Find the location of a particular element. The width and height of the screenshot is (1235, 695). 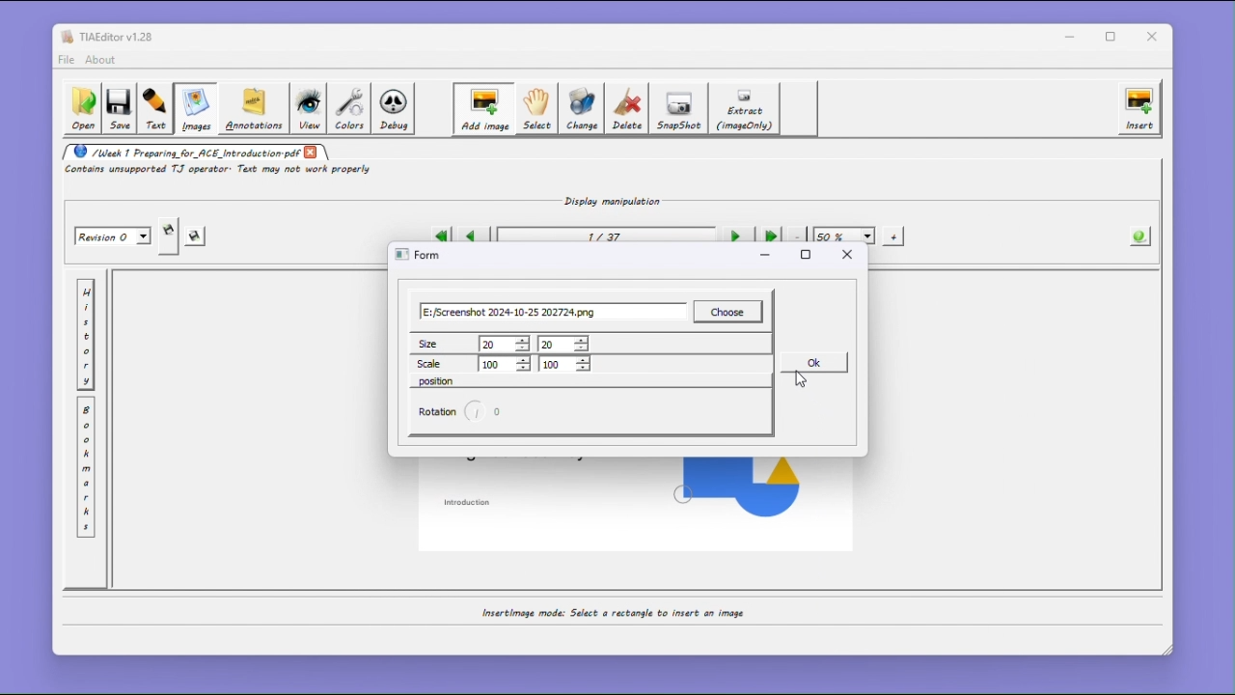

TIAEditor v1.28 is located at coordinates (107, 36).